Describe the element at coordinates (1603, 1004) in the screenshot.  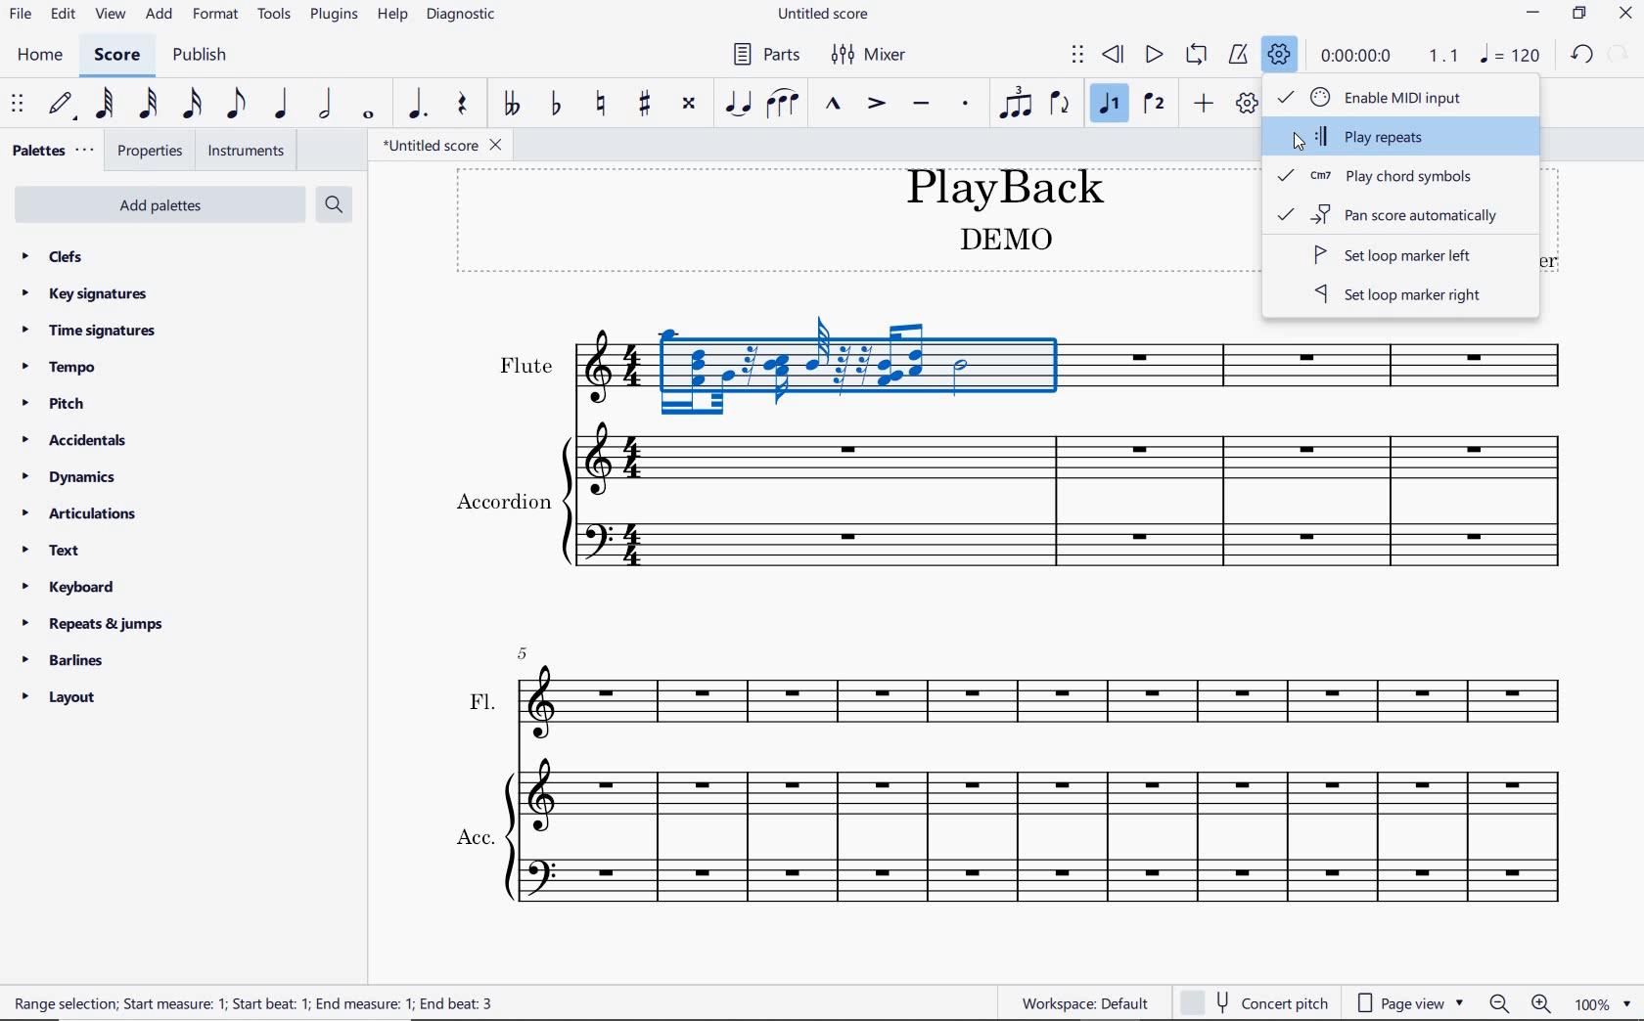
I see `ZOOM FACTOR` at that location.